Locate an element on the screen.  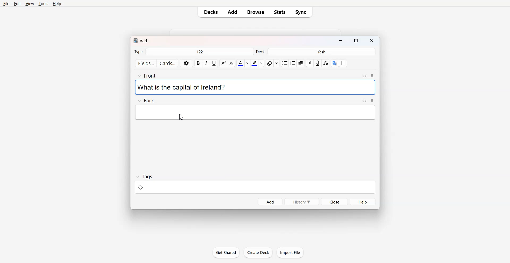
View is located at coordinates (30, 4).